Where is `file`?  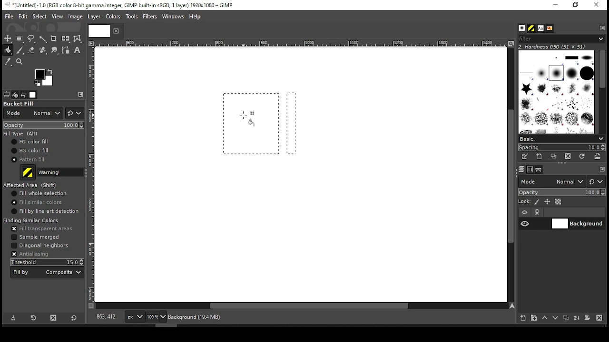
file is located at coordinates (9, 17).